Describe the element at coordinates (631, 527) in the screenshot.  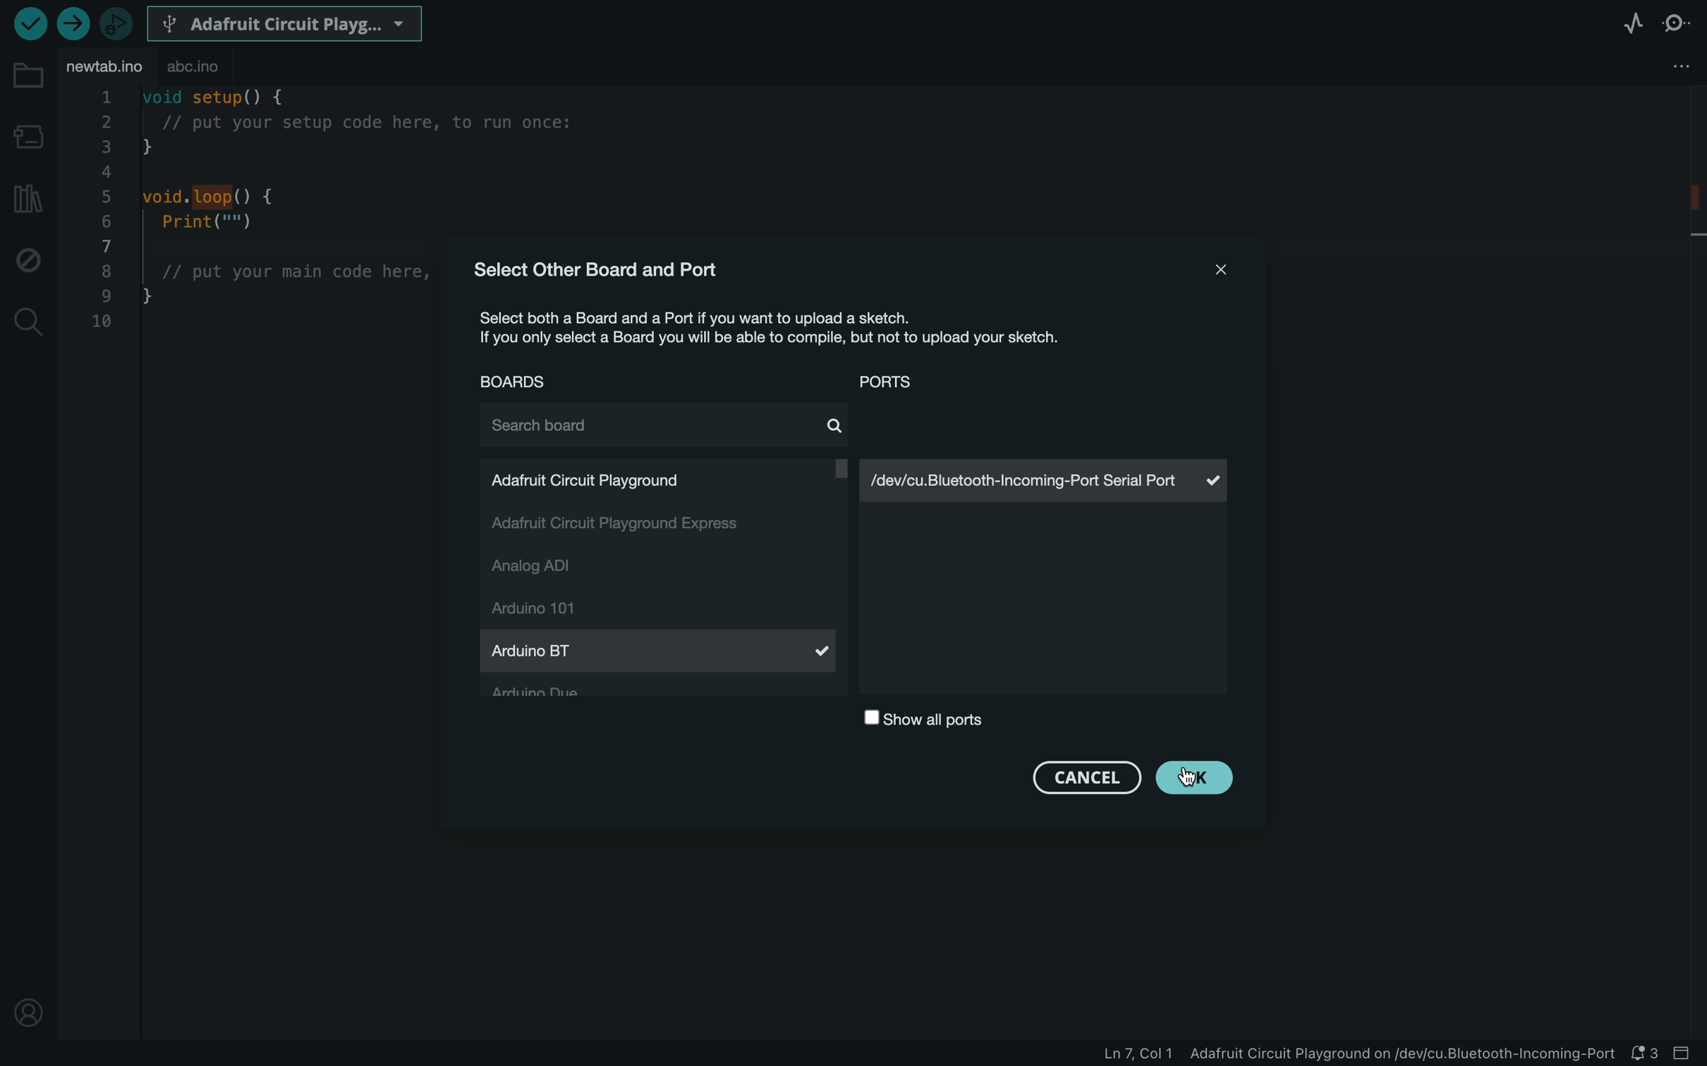
I see `adafruit circut express` at that location.